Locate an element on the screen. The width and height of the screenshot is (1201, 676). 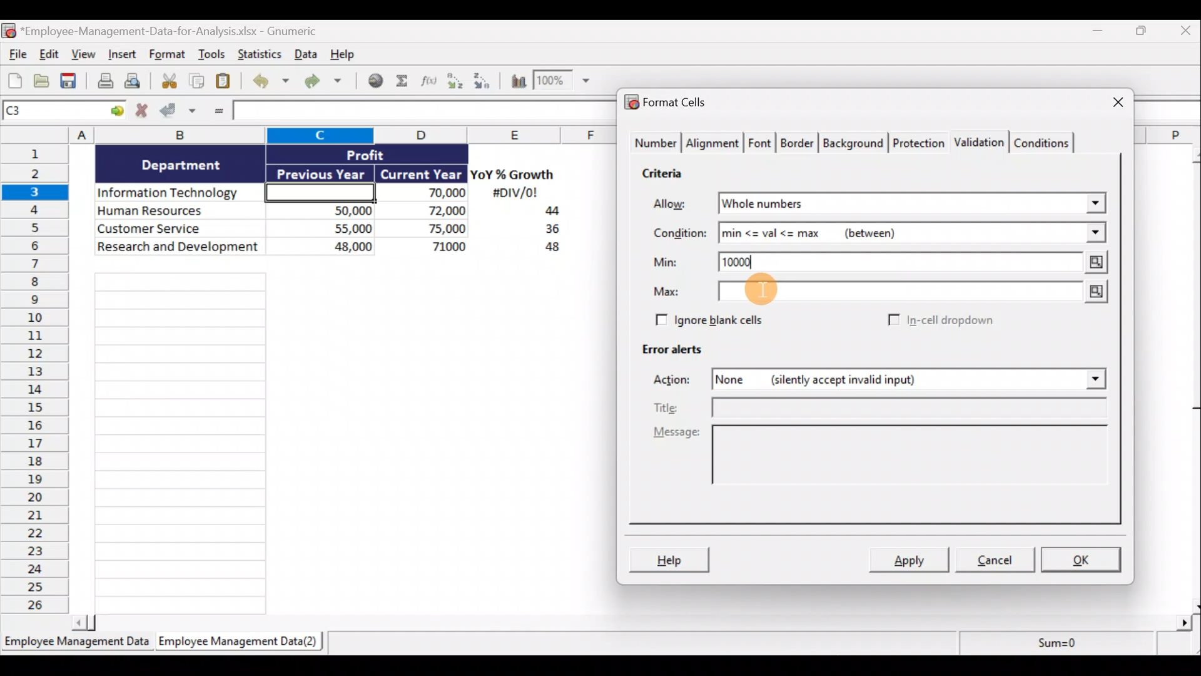
Insert hyperlink is located at coordinates (377, 81).